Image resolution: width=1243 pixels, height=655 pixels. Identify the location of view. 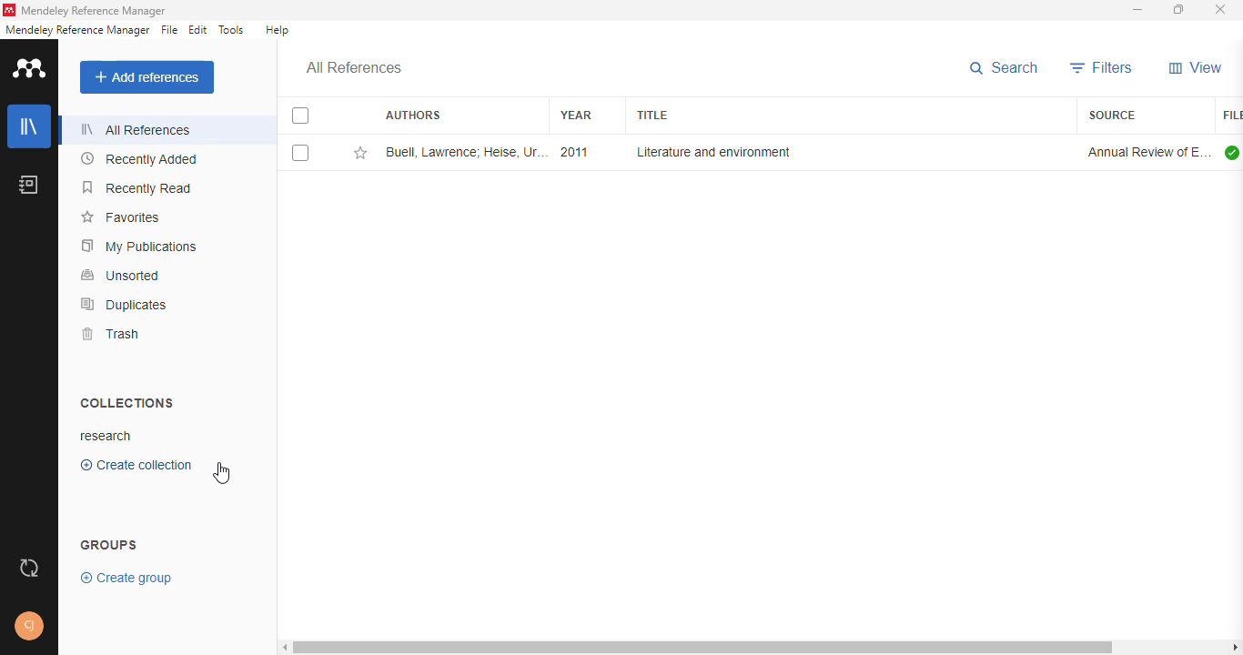
(1197, 67).